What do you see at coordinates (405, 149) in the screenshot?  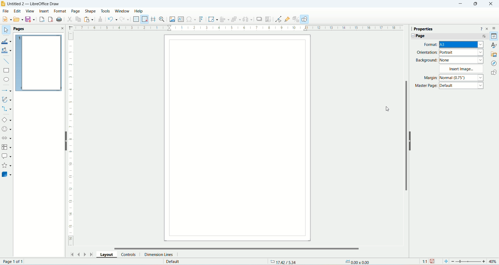 I see `vertical scroll bar` at bounding box center [405, 149].